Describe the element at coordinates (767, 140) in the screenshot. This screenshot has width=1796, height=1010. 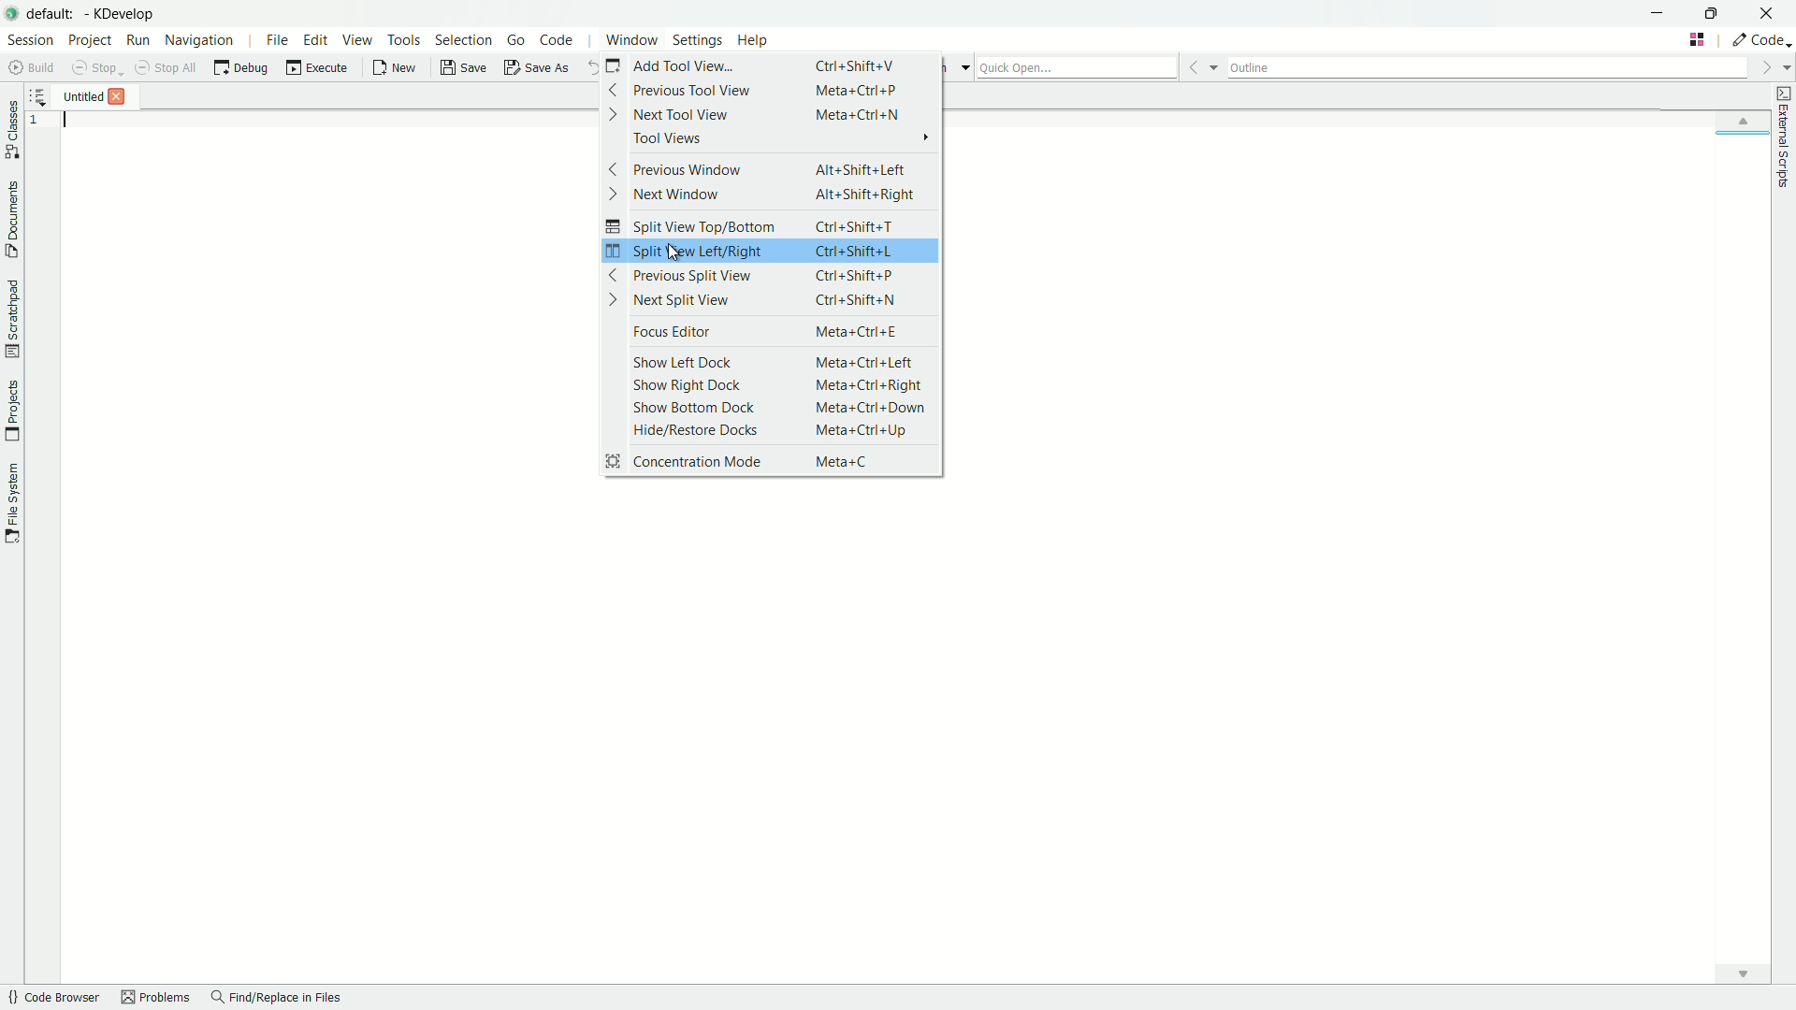
I see `tool views` at that location.